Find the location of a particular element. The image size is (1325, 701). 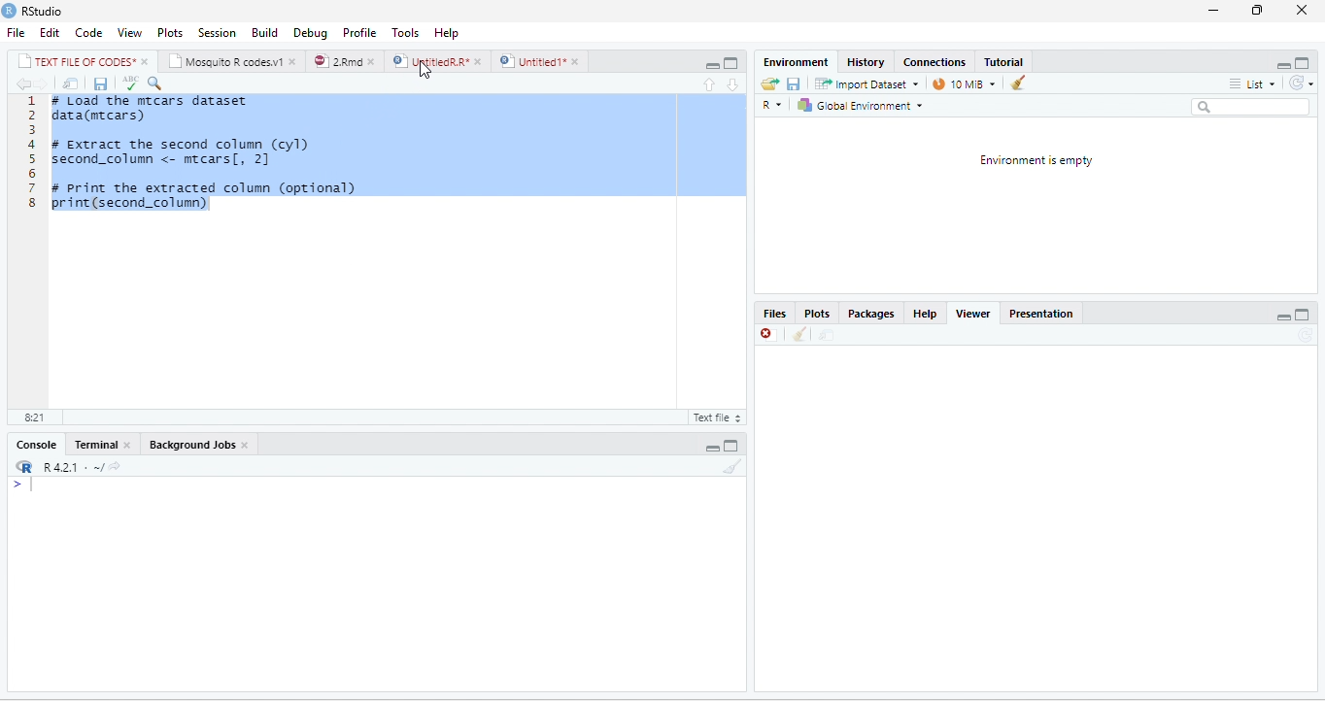

close is located at coordinates (146, 60).